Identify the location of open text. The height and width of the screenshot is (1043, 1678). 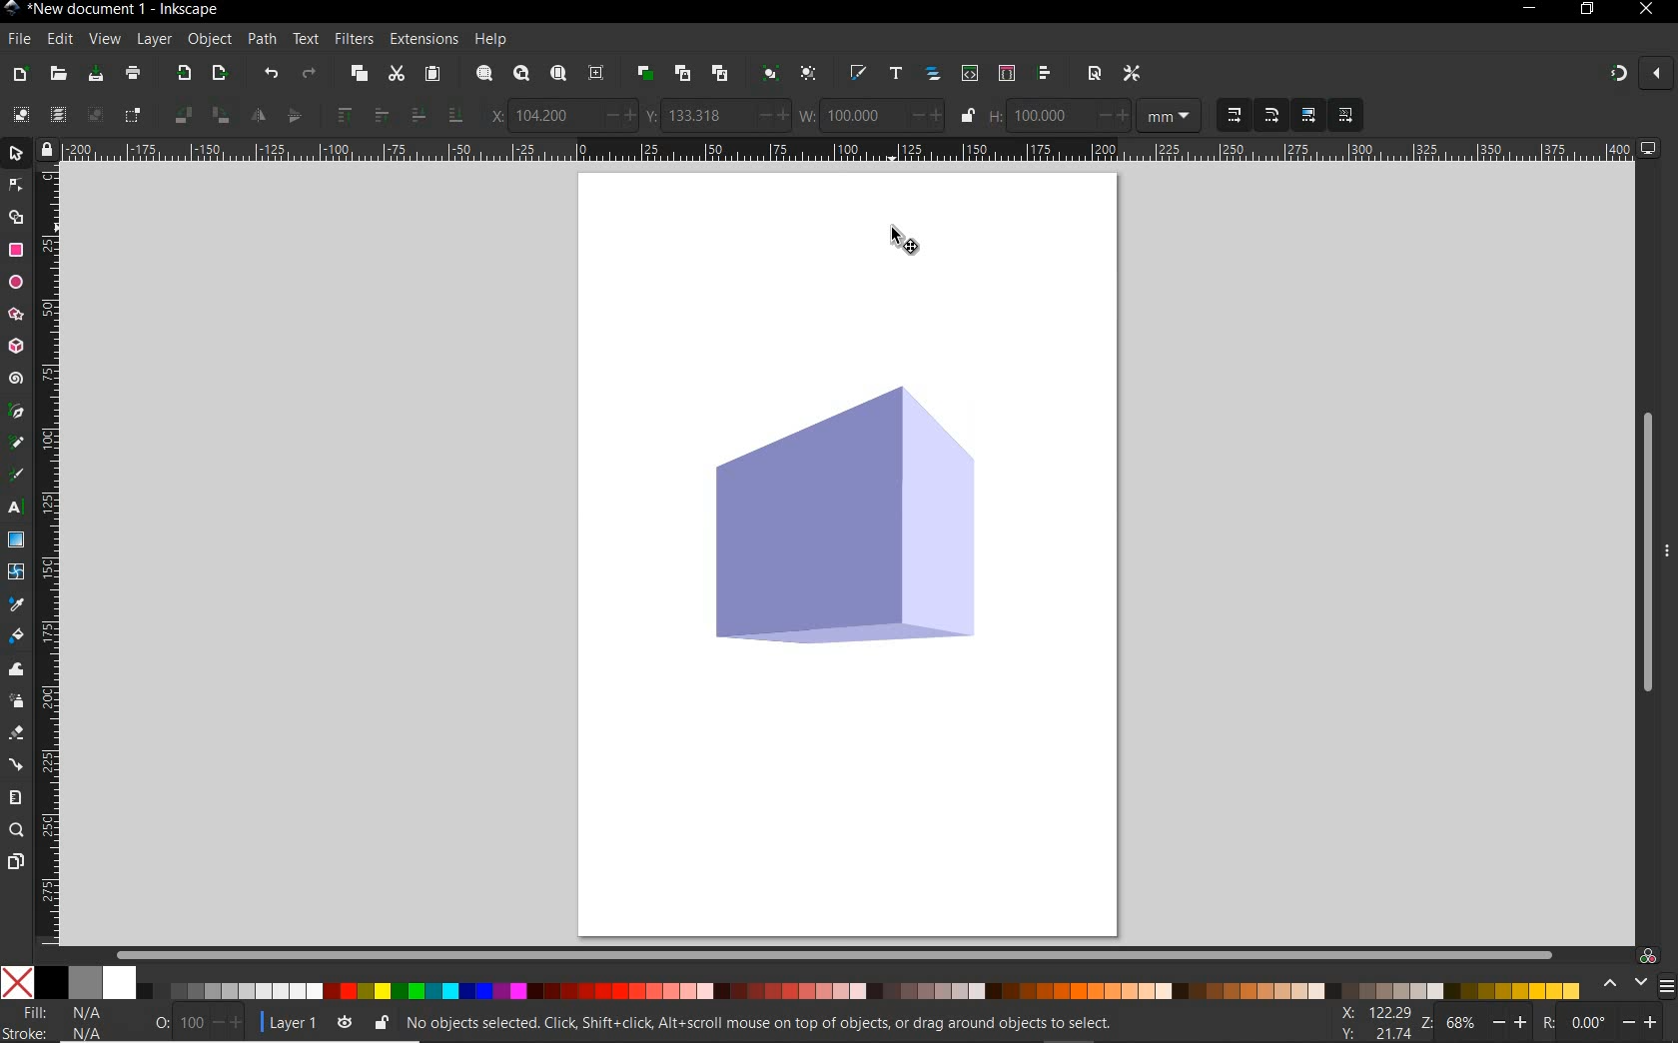
(895, 74).